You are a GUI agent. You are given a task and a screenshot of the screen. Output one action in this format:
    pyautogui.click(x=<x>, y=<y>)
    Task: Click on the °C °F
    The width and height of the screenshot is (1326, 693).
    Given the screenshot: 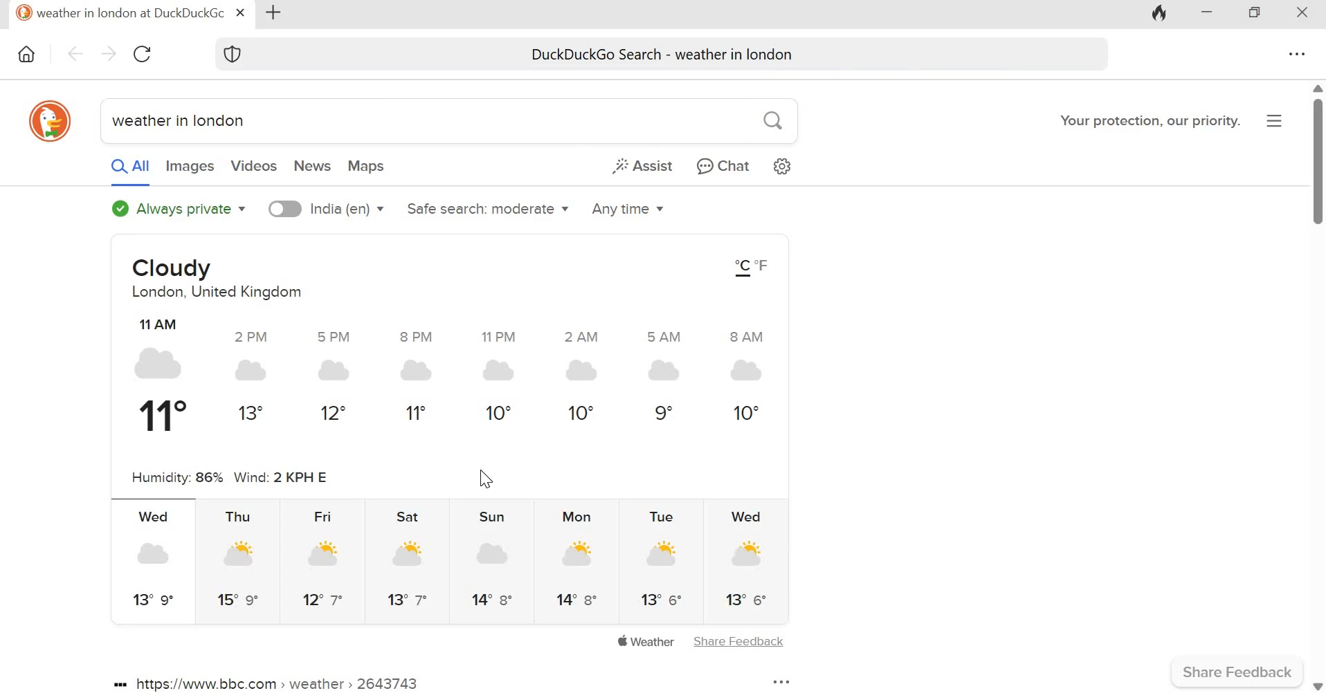 What is the action you would take?
    pyautogui.click(x=752, y=267)
    